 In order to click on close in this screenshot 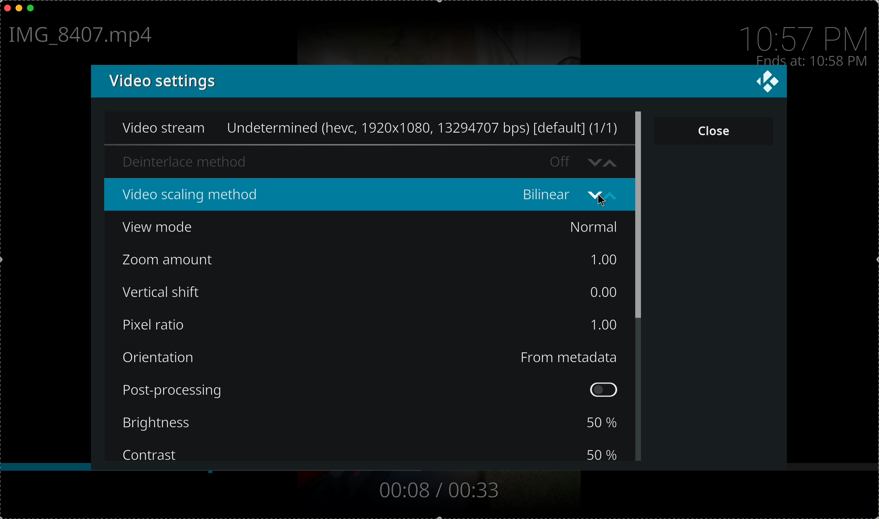, I will do `click(714, 129)`.